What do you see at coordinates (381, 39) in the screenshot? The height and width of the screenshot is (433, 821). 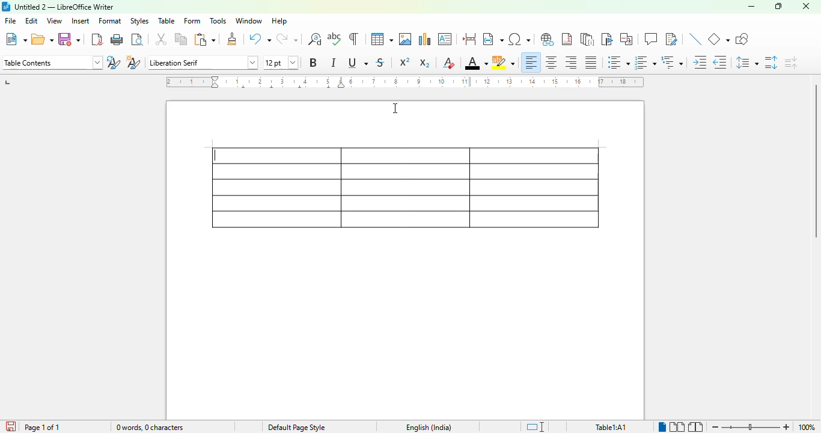 I see `table` at bounding box center [381, 39].